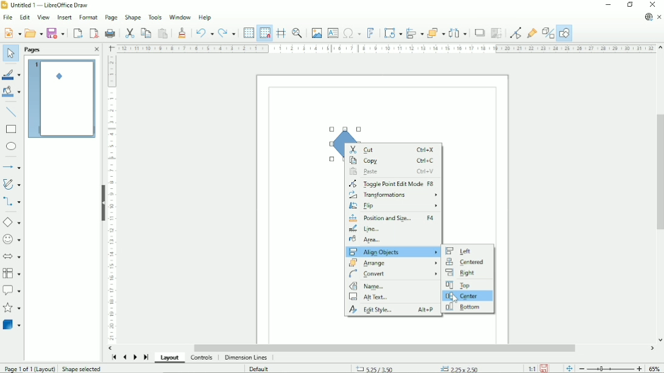 This screenshot has width=664, height=373. I want to click on Bottom, so click(463, 307).